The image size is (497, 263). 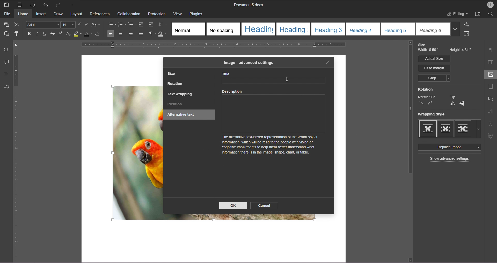 I want to click on Increase Size, so click(x=80, y=25).